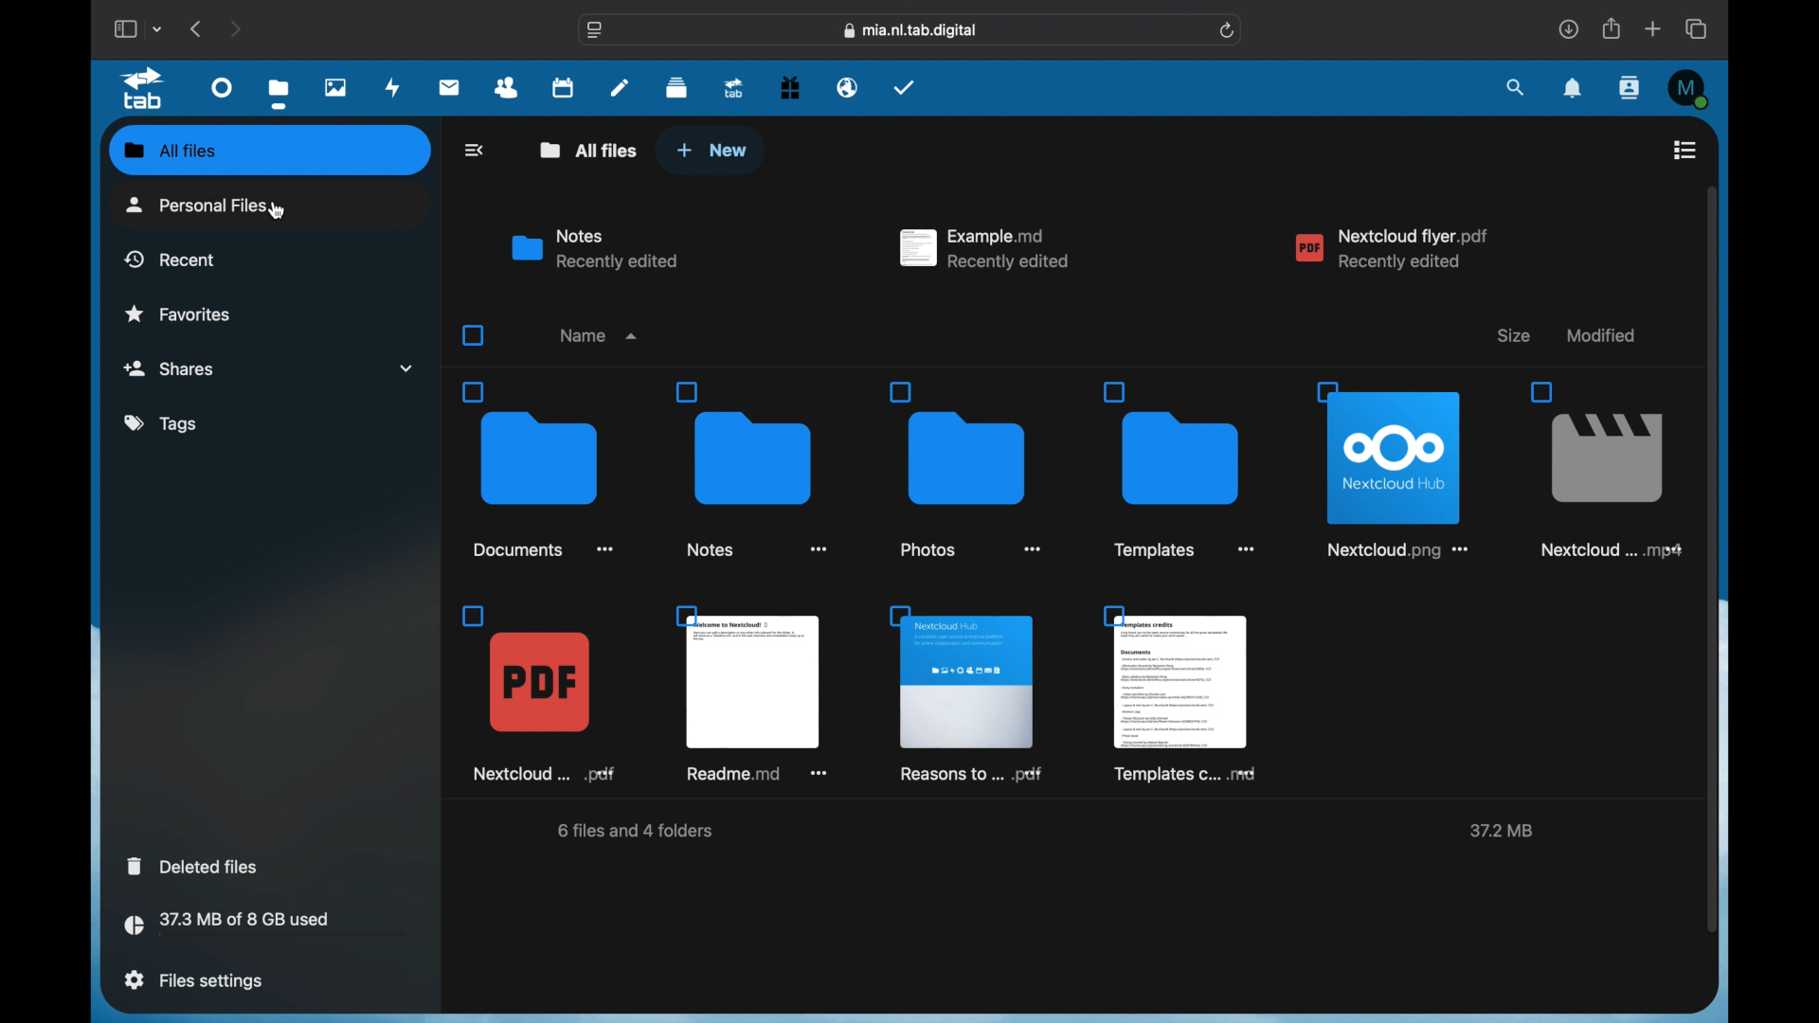 The height and width of the screenshot is (1023, 1819). What do you see at coordinates (1512, 335) in the screenshot?
I see `size` at bounding box center [1512, 335].